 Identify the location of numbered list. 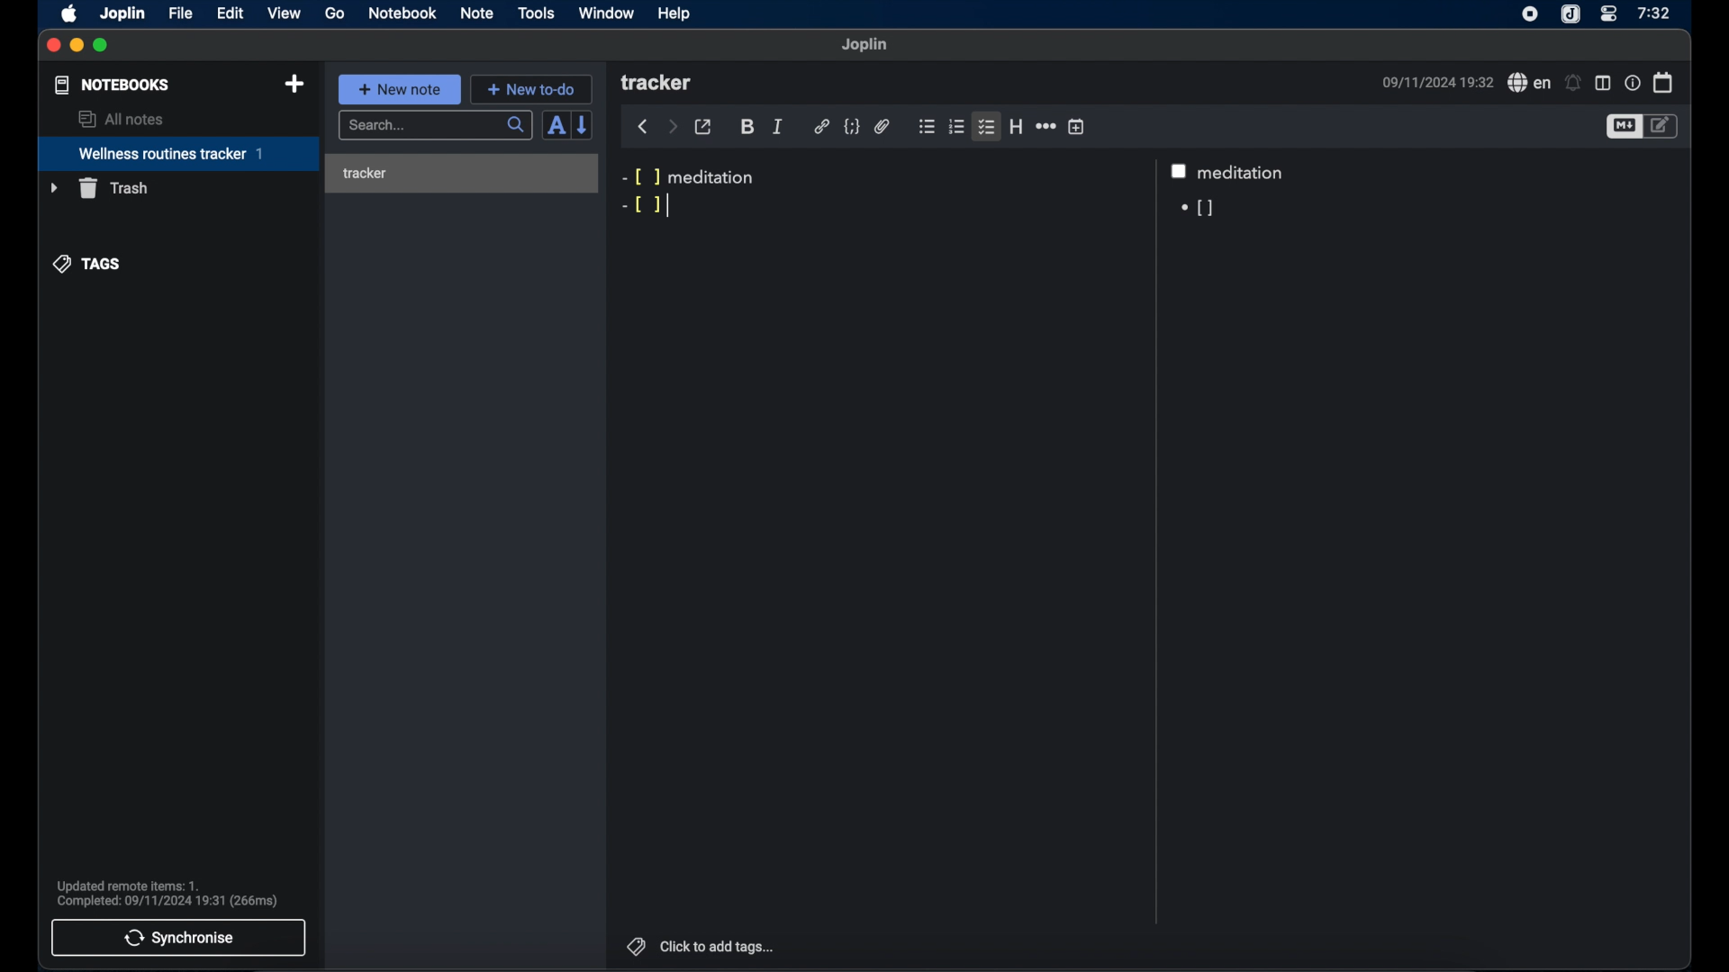
(957, 127).